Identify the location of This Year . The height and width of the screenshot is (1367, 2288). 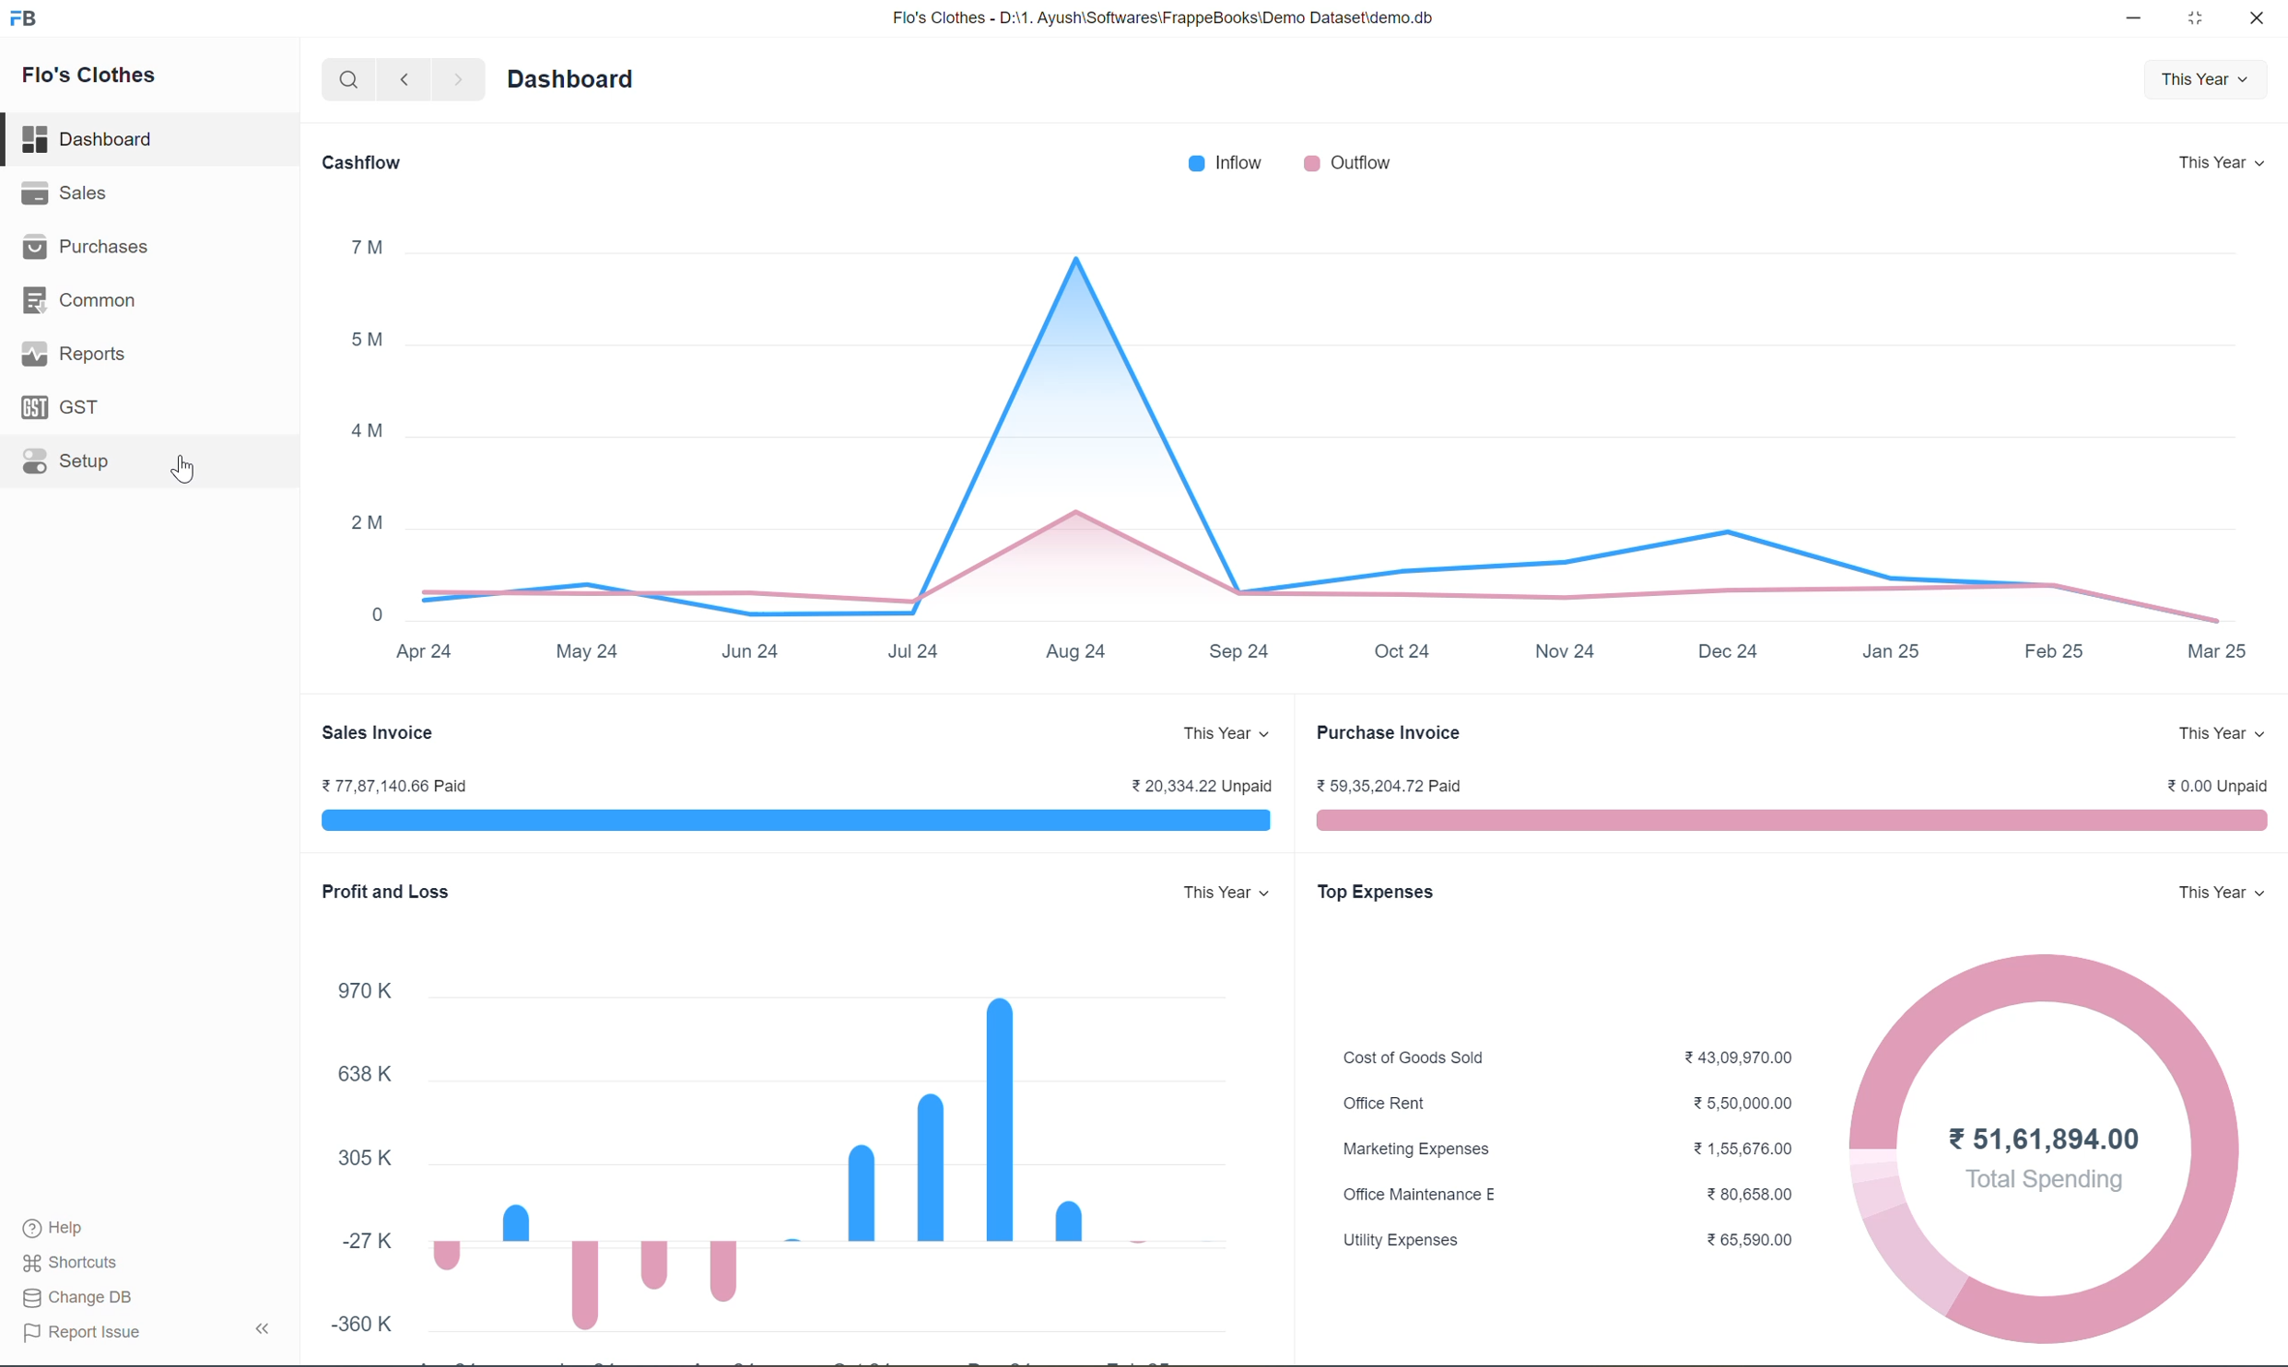
(2205, 79).